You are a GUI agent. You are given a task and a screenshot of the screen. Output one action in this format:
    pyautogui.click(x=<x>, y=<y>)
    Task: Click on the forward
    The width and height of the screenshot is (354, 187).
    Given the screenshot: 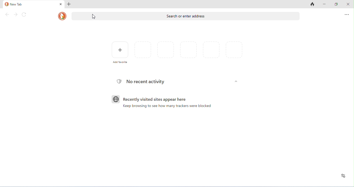 What is the action you would take?
    pyautogui.click(x=16, y=14)
    